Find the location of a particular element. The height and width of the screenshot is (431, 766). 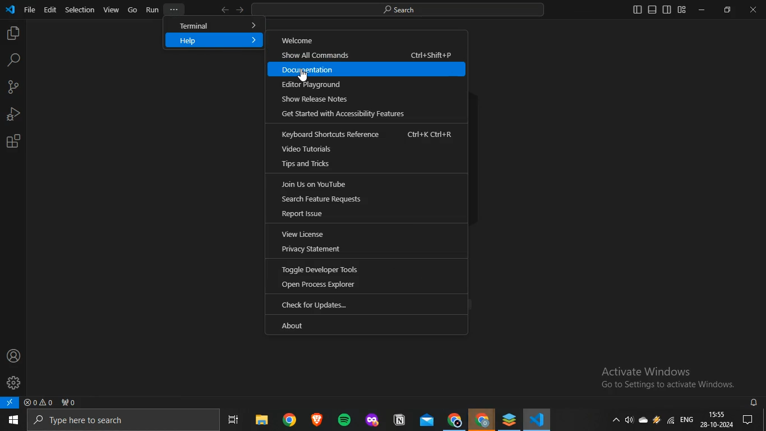

Show Release Notes is located at coordinates (343, 99).